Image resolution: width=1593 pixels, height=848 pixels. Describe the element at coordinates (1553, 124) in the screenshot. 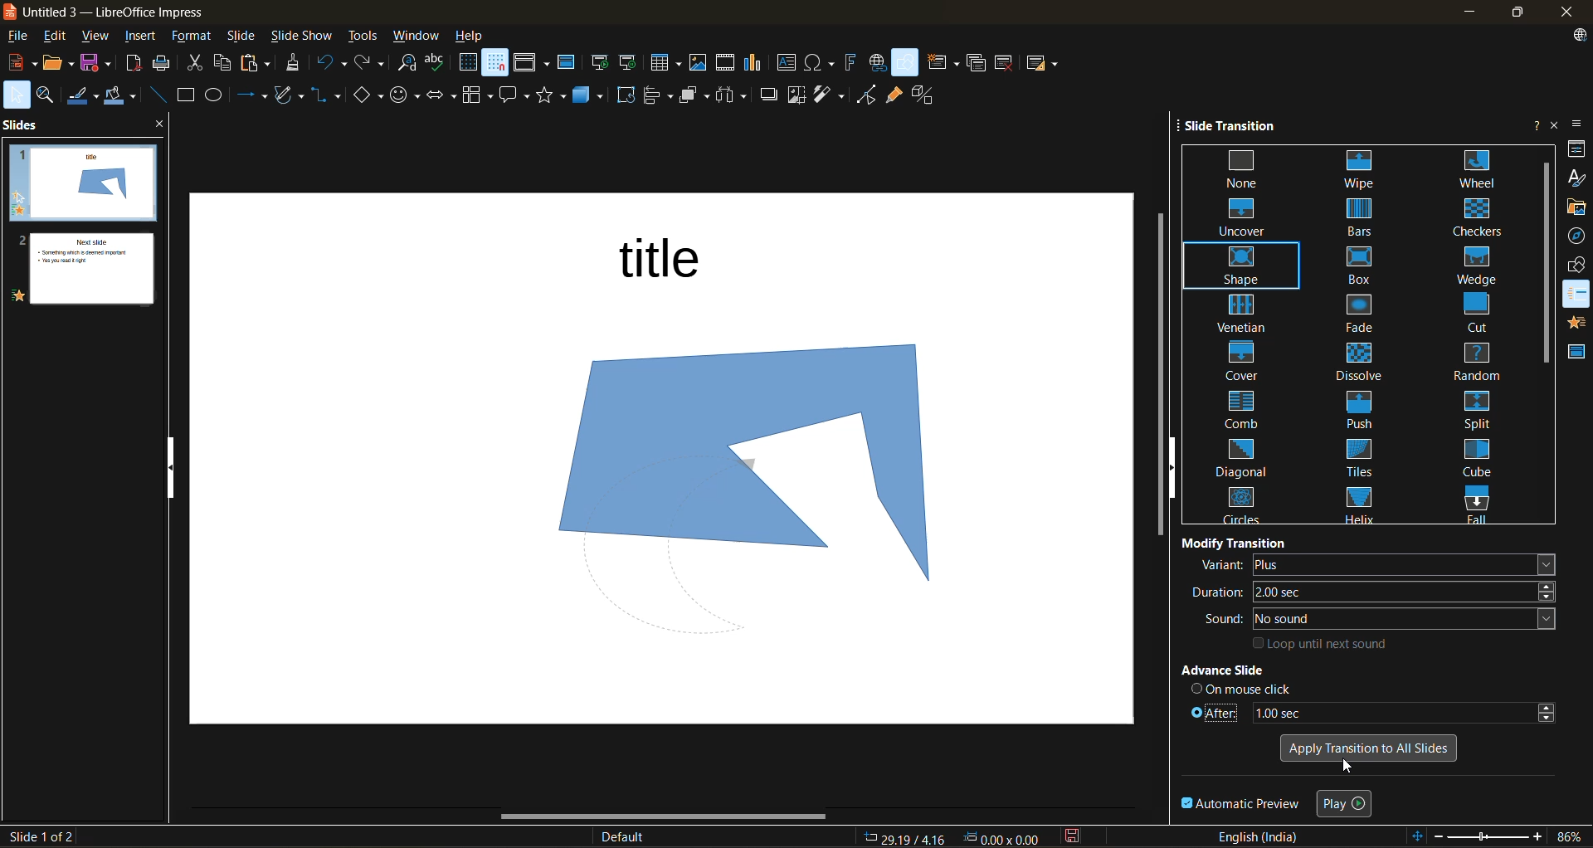

I see `close sidebar deck` at that location.